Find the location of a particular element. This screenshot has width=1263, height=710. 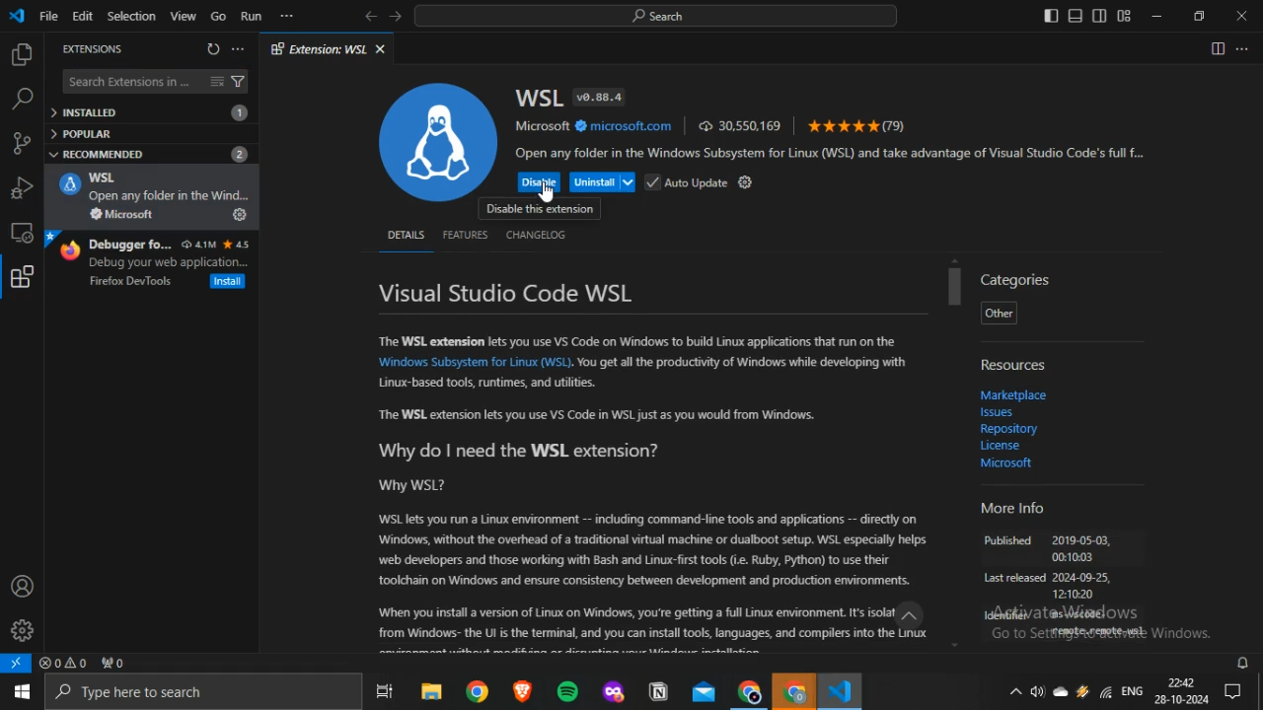

vscode icon is located at coordinates (18, 17).